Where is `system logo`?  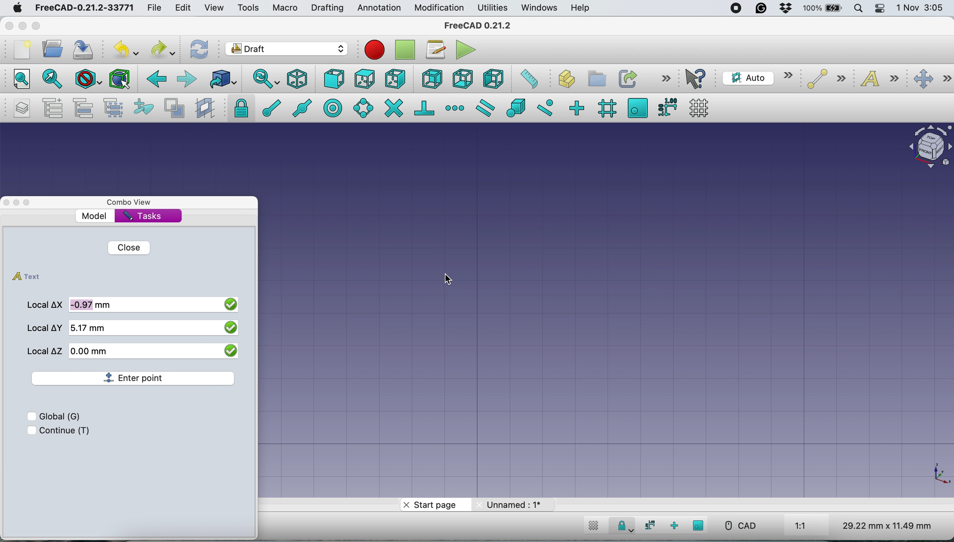
system logo is located at coordinates (16, 7).